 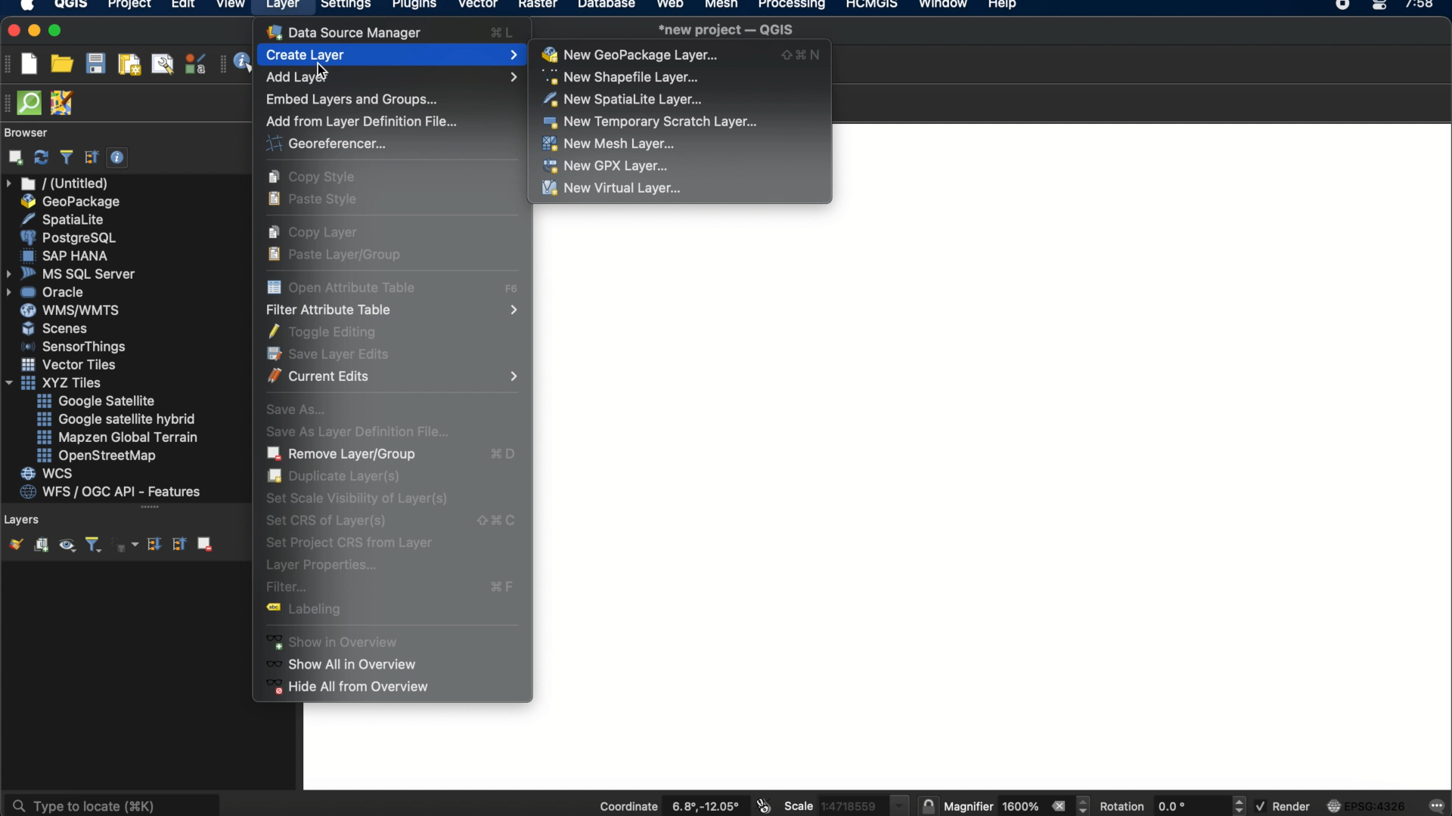 What do you see at coordinates (111, 492) in the screenshot?
I see `wfs/ogc api- features` at bounding box center [111, 492].